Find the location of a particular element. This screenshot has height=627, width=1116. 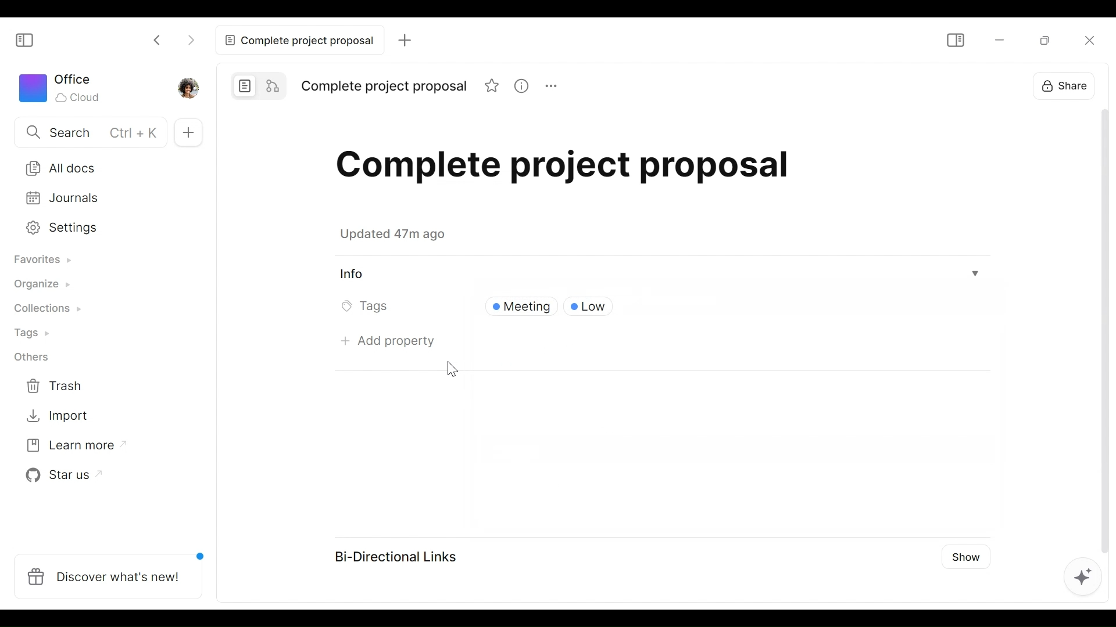

Complete project proposal is located at coordinates (297, 40).